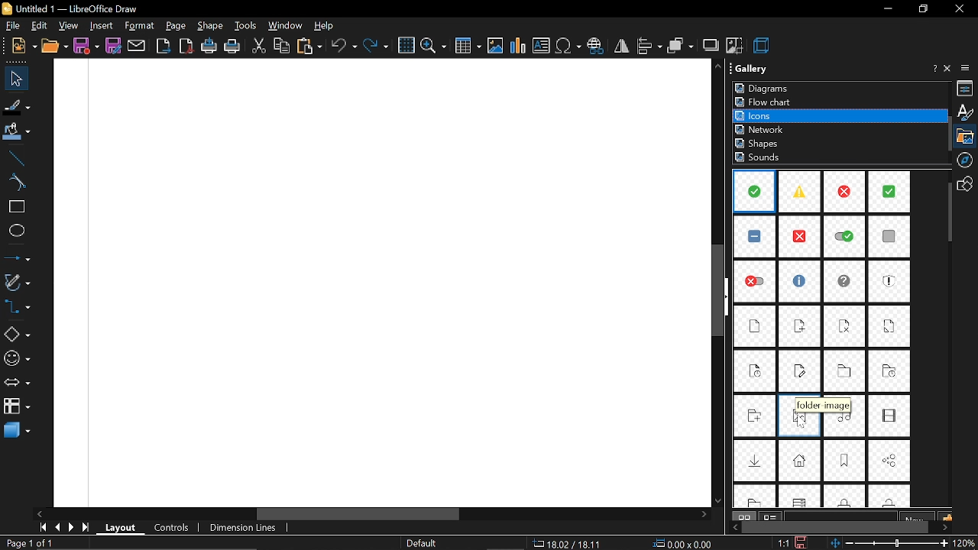 The width and height of the screenshot is (978, 550). What do you see at coordinates (824, 340) in the screenshot?
I see `Items in icons` at bounding box center [824, 340].